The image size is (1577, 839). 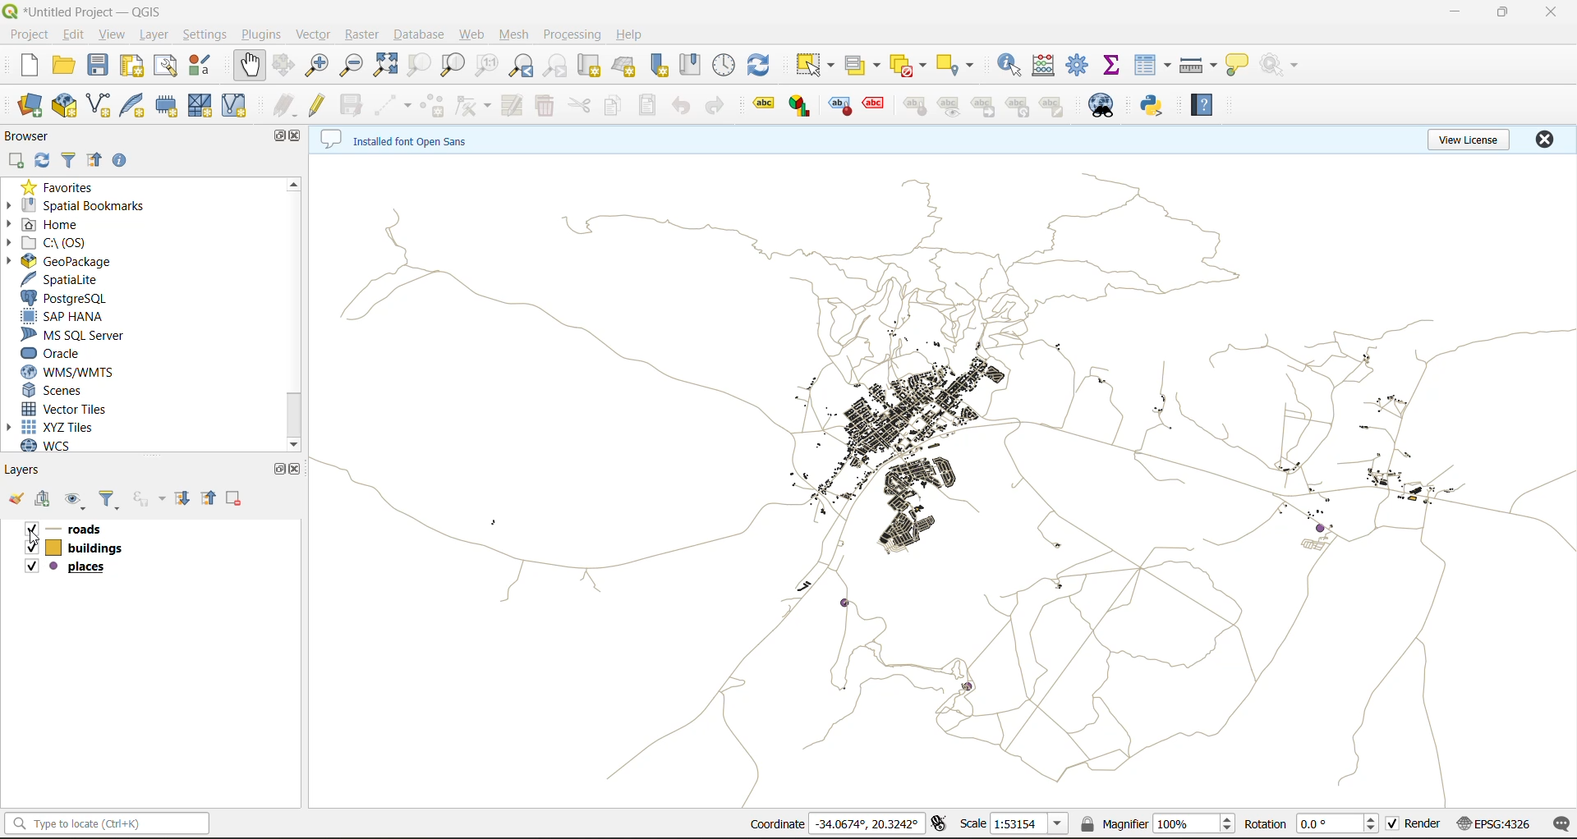 What do you see at coordinates (72, 298) in the screenshot?
I see `postgresql` at bounding box center [72, 298].